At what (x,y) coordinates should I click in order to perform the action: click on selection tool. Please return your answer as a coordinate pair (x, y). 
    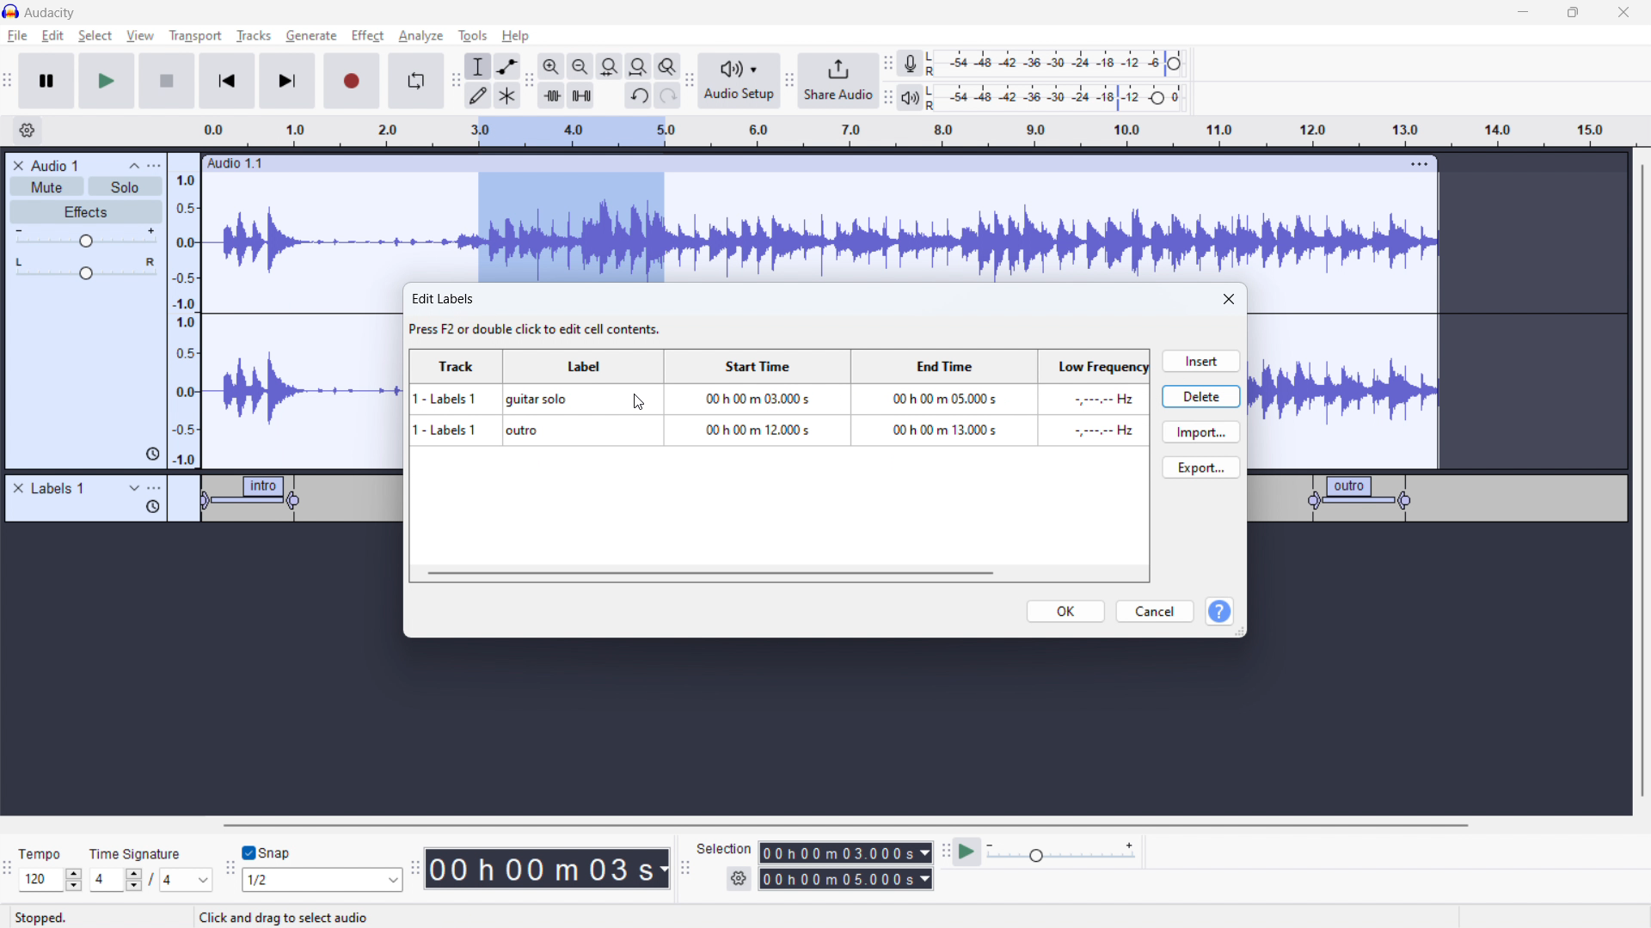
    Looking at the image, I should click on (478, 66).